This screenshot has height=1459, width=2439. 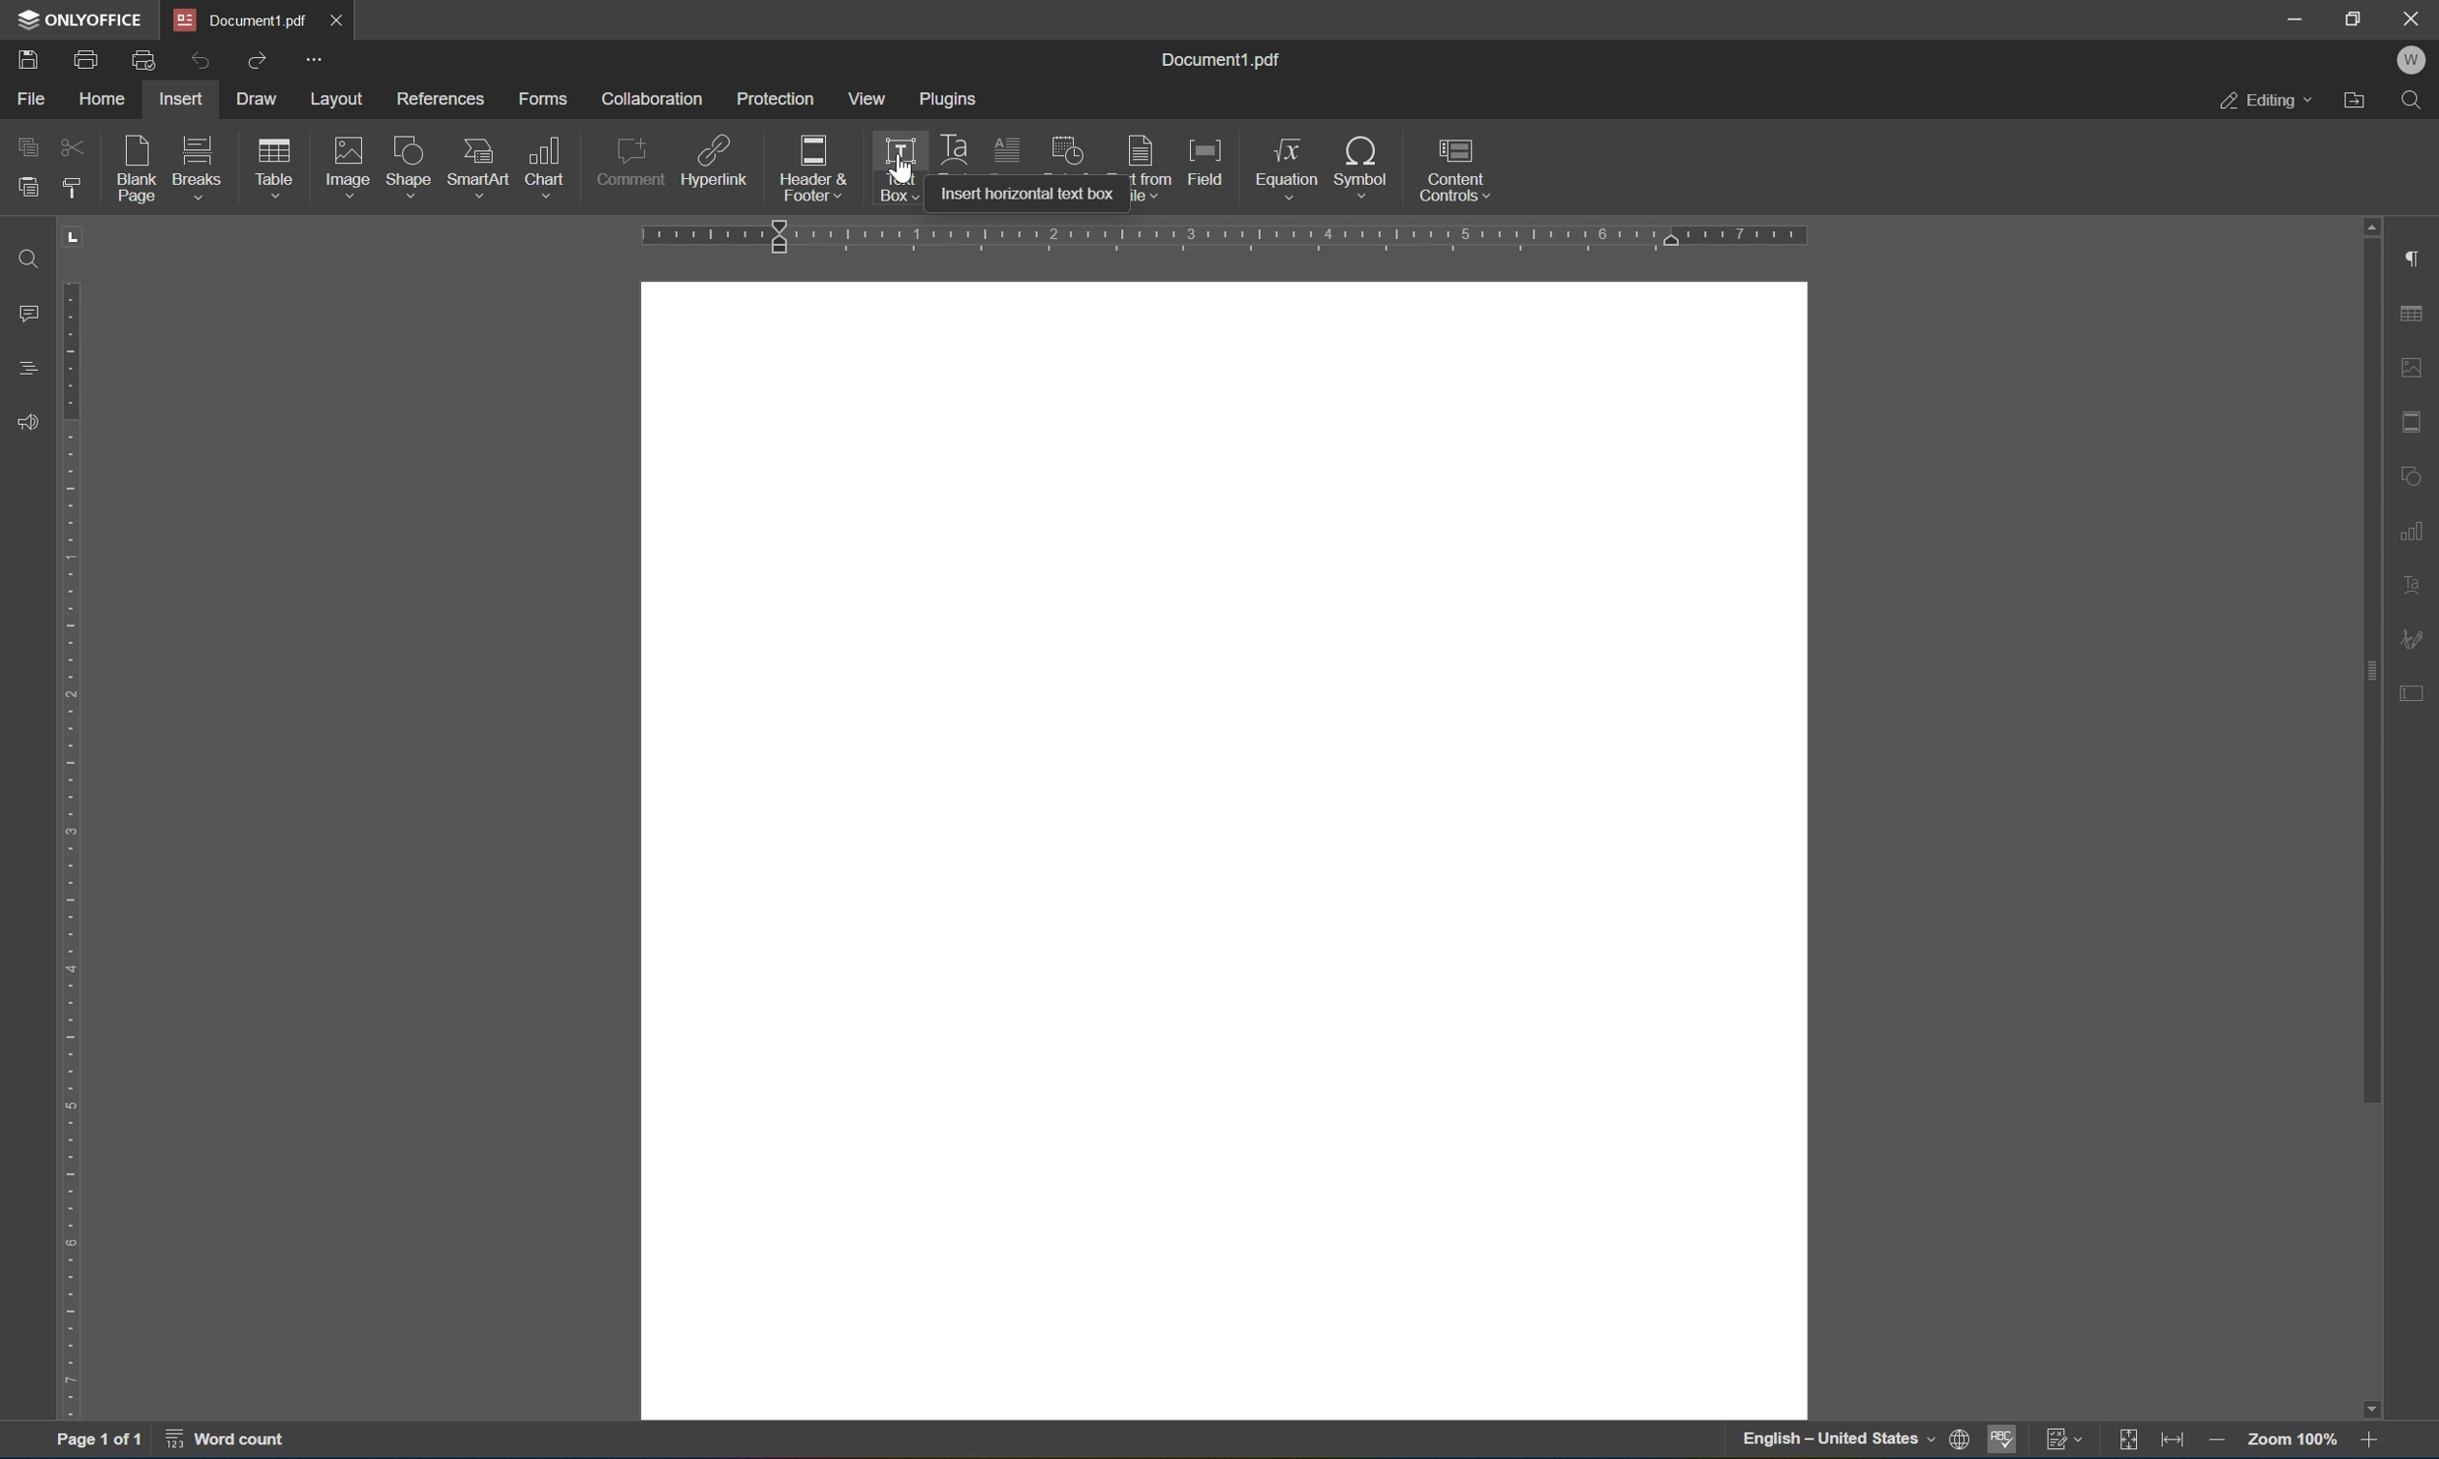 I want to click on word count, so click(x=228, y=1440).